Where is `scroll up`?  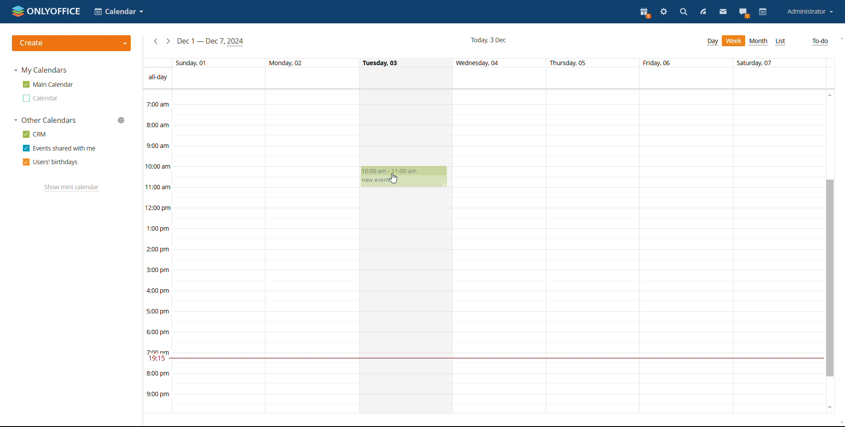 scroll up is located at coordinates (840, 38).